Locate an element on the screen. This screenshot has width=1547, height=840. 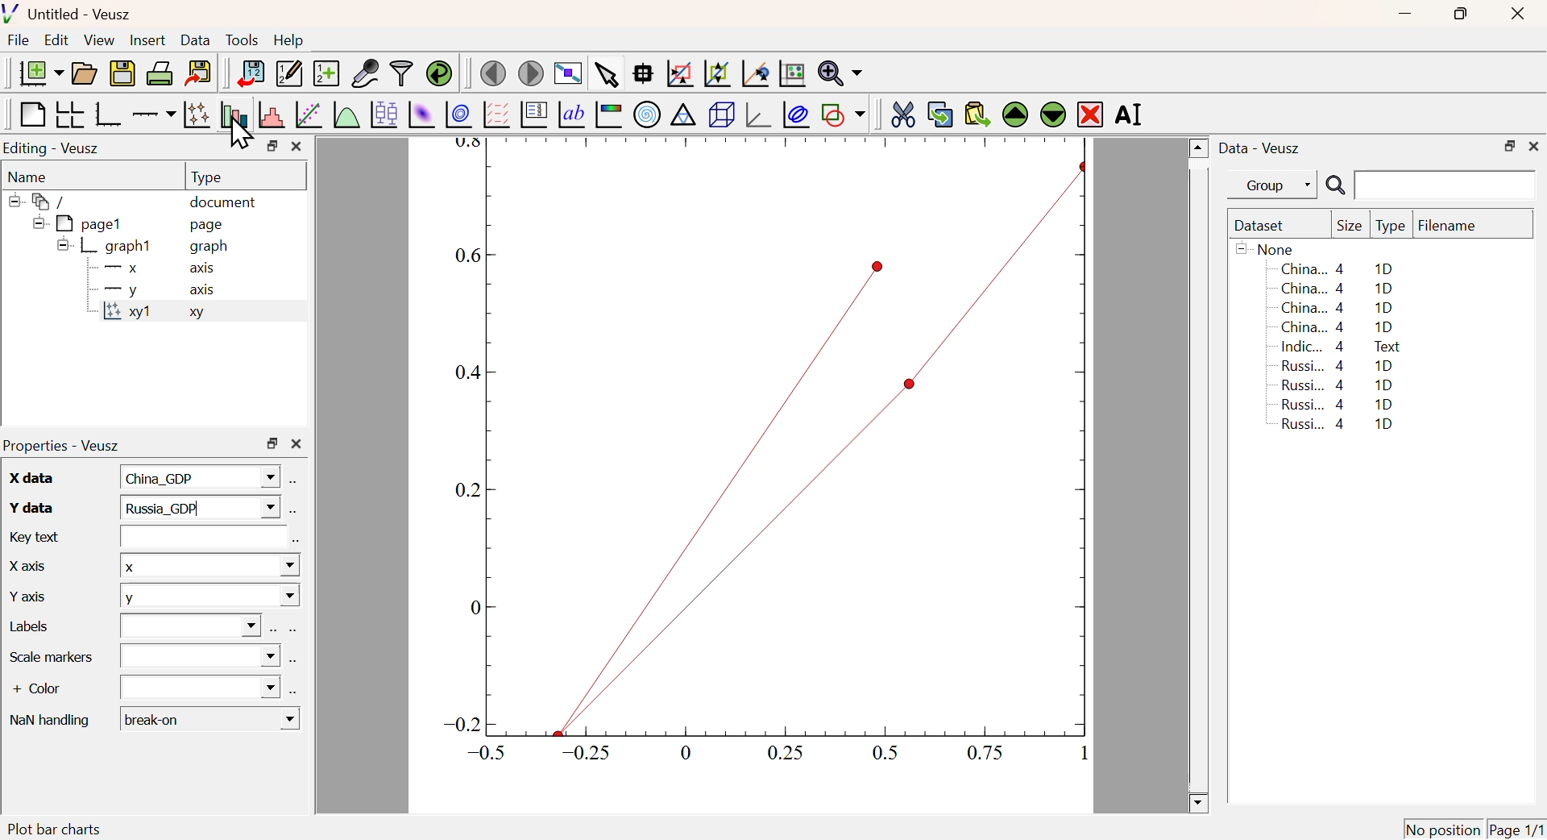
Filename is located at coordinates (1455, 227).